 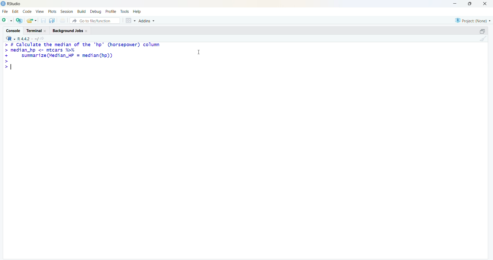 What do you see at coordinates (483, 31) in the screenshot?
I see `open in separate window ` at bounding box center [483, 31].